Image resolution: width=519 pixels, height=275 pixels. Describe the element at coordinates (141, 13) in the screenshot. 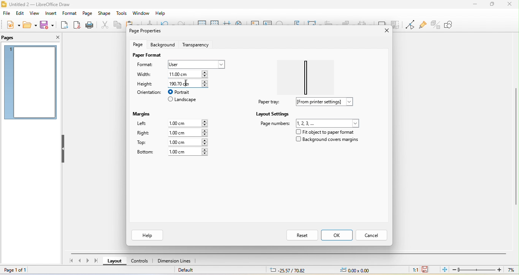

I see `window` at that location.